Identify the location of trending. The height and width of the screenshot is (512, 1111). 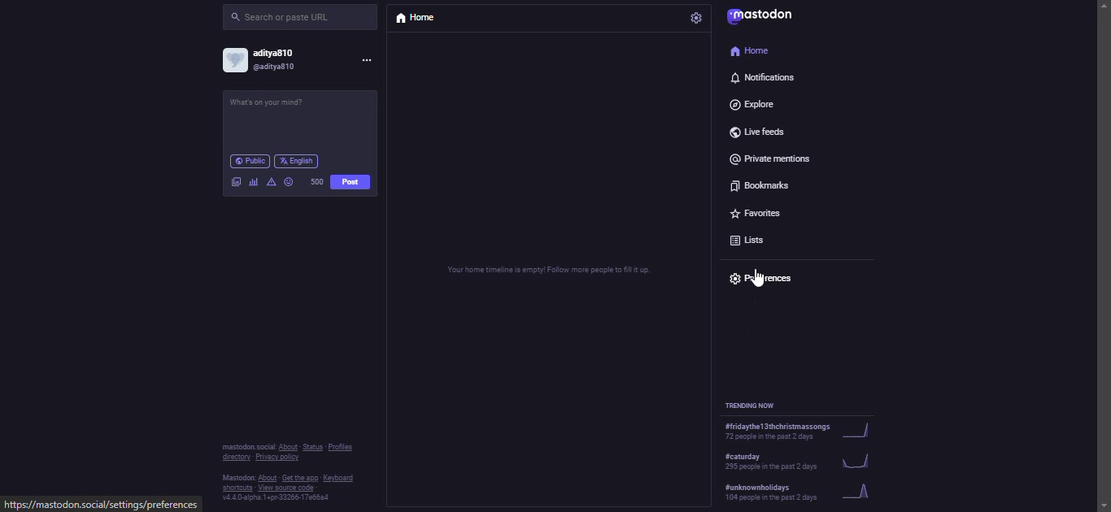
(793, 435).